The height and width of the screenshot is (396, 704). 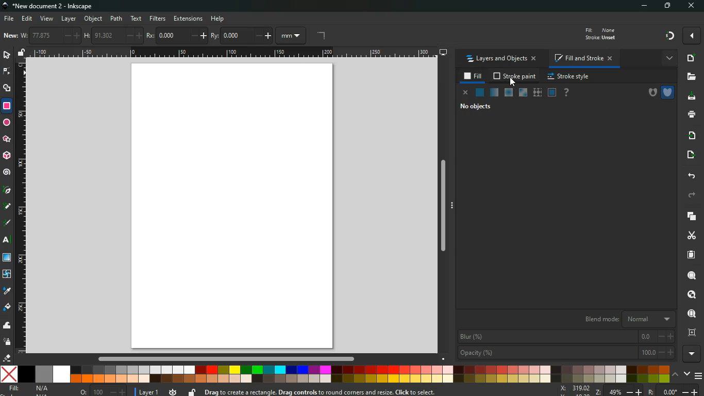 I want to click on opacity, so click(x=494, y=93).